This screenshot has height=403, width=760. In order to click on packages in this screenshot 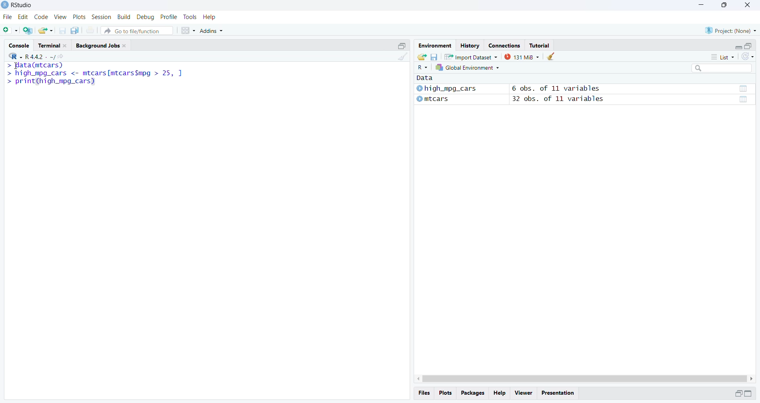, I will do `click(472, 393)`.